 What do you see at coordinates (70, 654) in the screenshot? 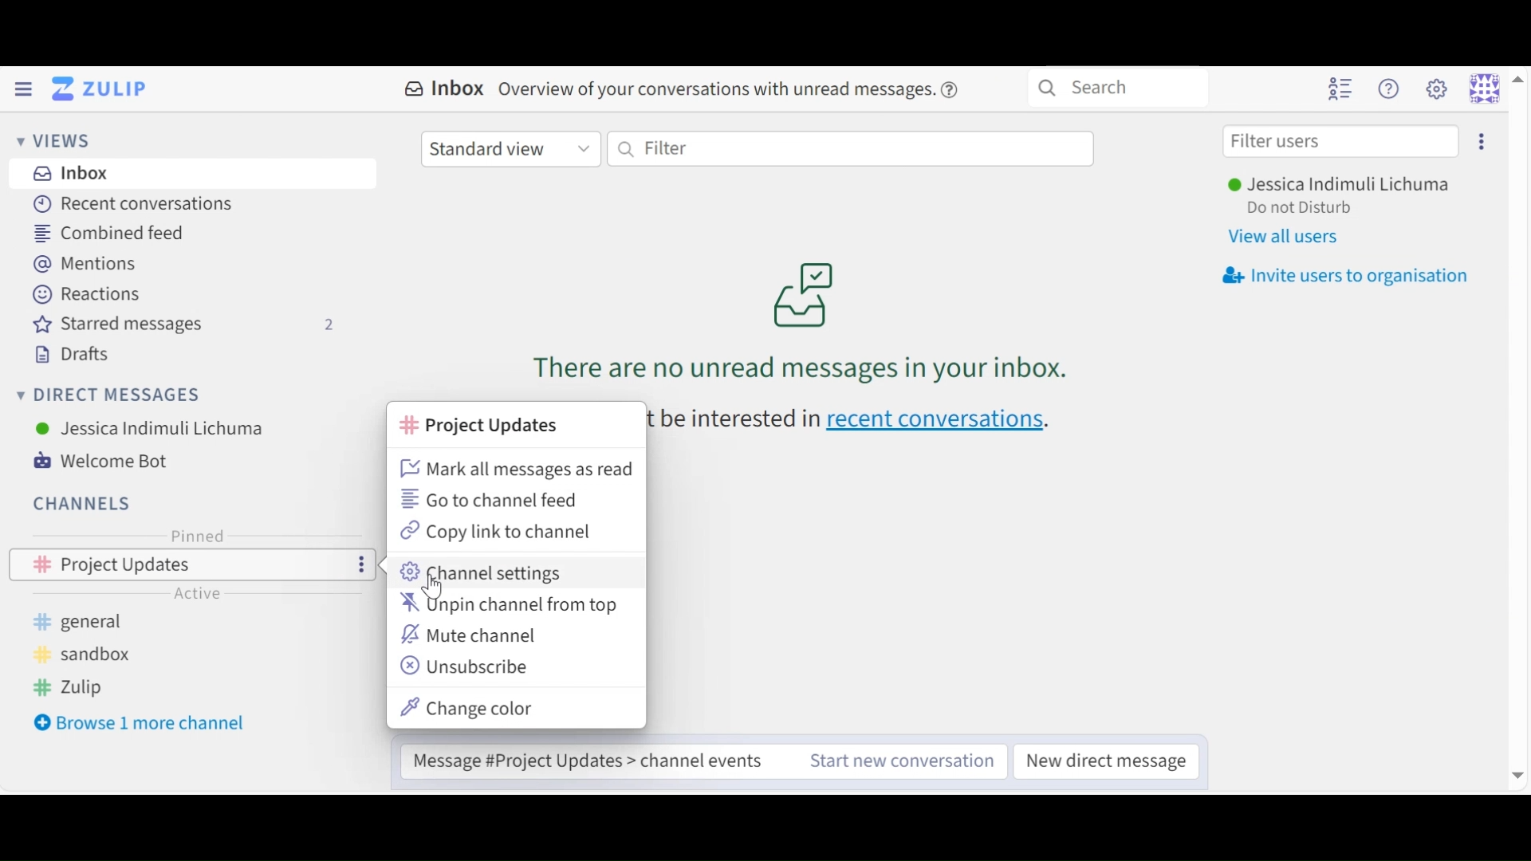
I see `sandboz` at bounding box center [70, 654].